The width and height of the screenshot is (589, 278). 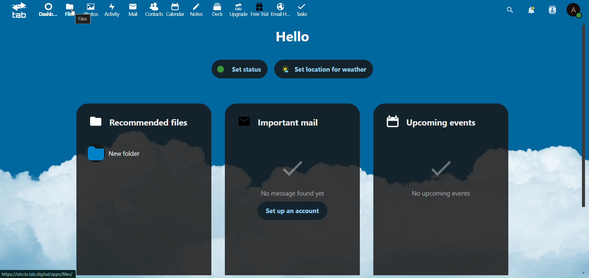 I want to click on File, so click(x=83, y=21).